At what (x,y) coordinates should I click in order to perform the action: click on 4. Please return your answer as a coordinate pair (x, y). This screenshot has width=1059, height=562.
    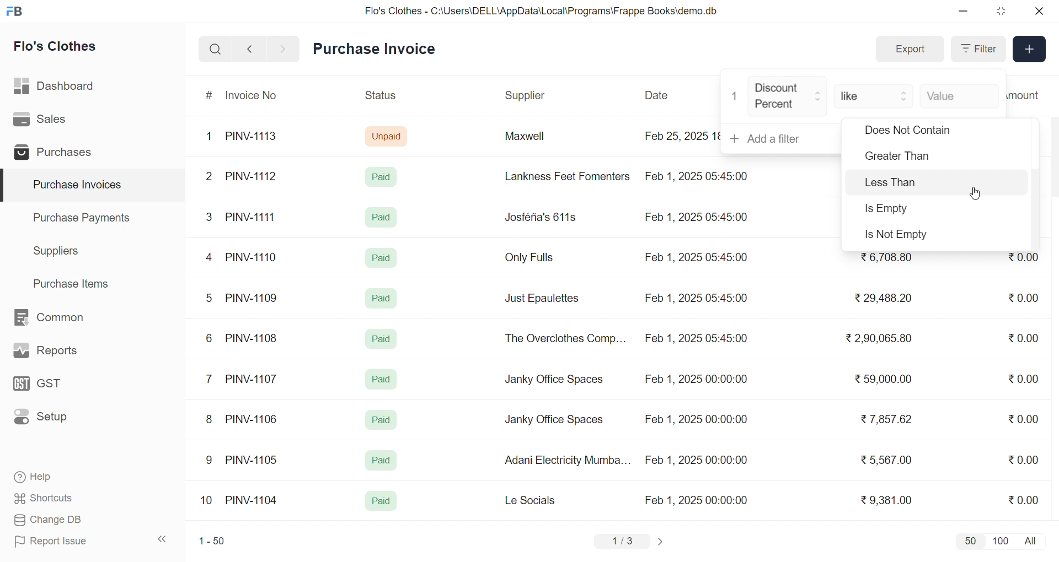
    Looking at the image, I should click on (211, 258).